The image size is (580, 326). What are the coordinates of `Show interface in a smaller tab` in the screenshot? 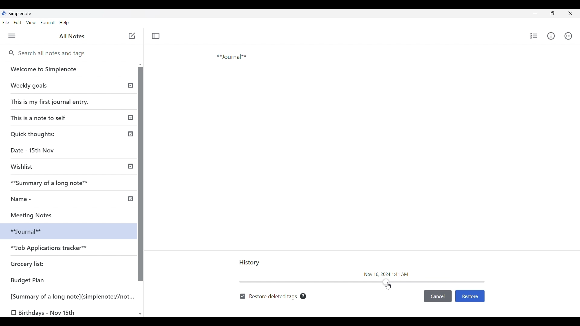 It's located at (553, 13).